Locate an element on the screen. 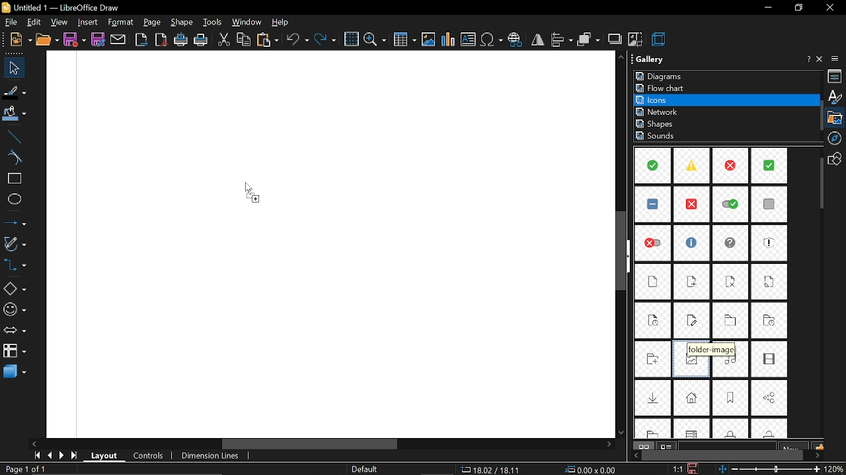  scroll right is located at coordinates (605, 446).